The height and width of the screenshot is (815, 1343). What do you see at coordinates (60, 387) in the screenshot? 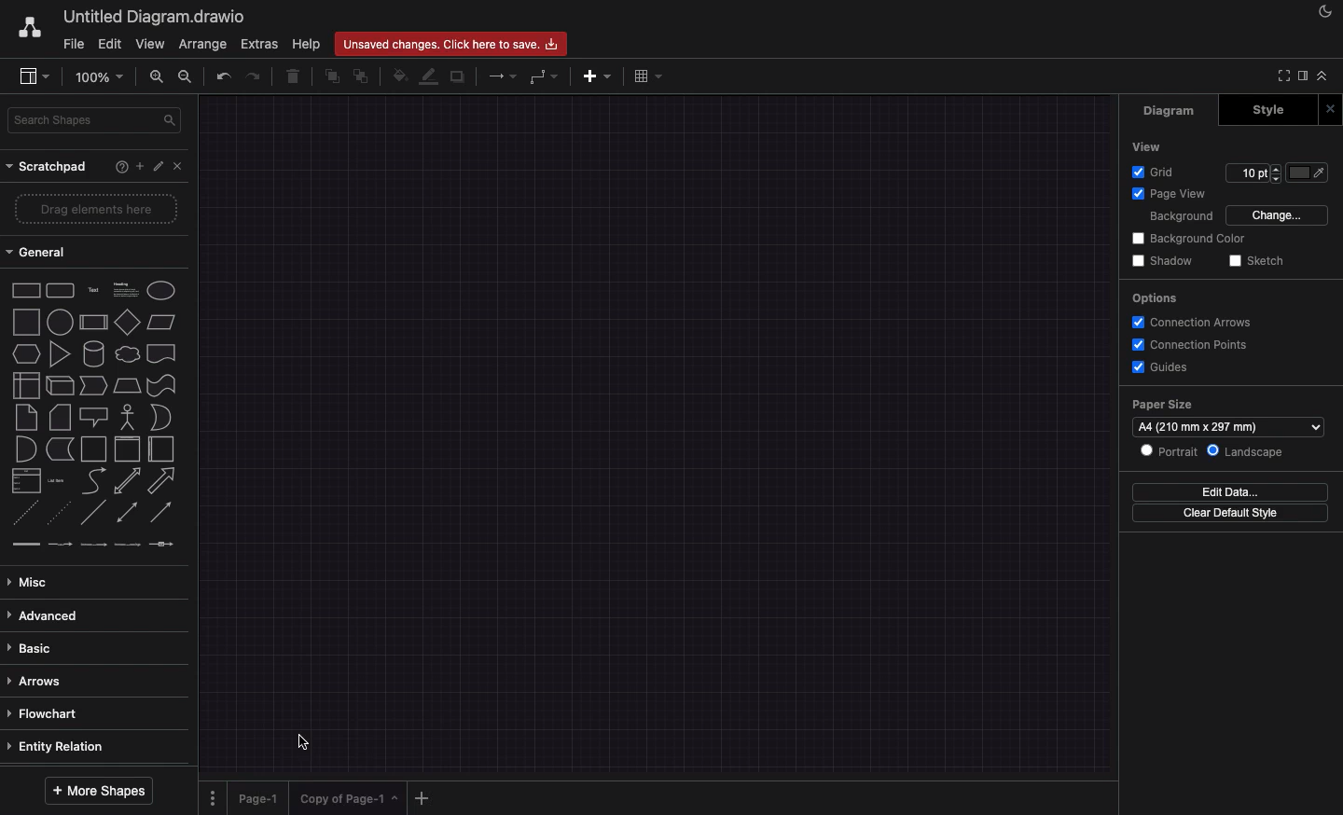
I see `cube` at bounding box center [60, 387].